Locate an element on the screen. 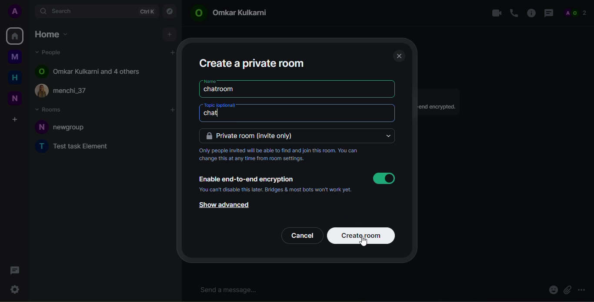  add is located at coordinates (170, 34).